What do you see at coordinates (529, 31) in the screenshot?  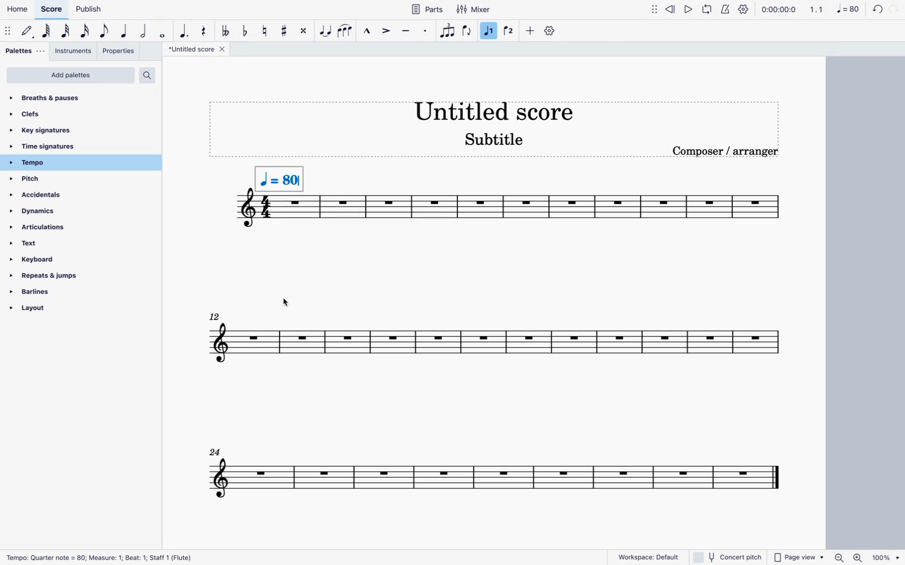 I see `more` at bounding box center [529, 31].